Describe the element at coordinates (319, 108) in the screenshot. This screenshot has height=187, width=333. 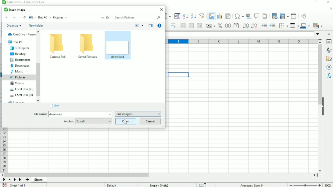
I see `Vertical scrollbar` at that location.